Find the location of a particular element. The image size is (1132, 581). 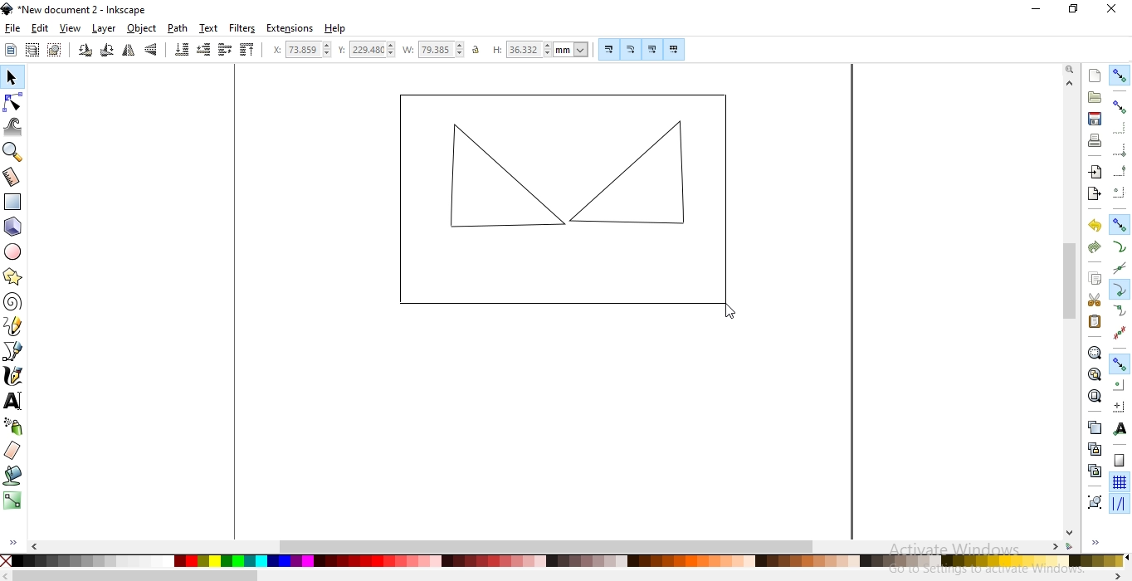

snap midpoints of line segments is located at coordinates (1120, 334).